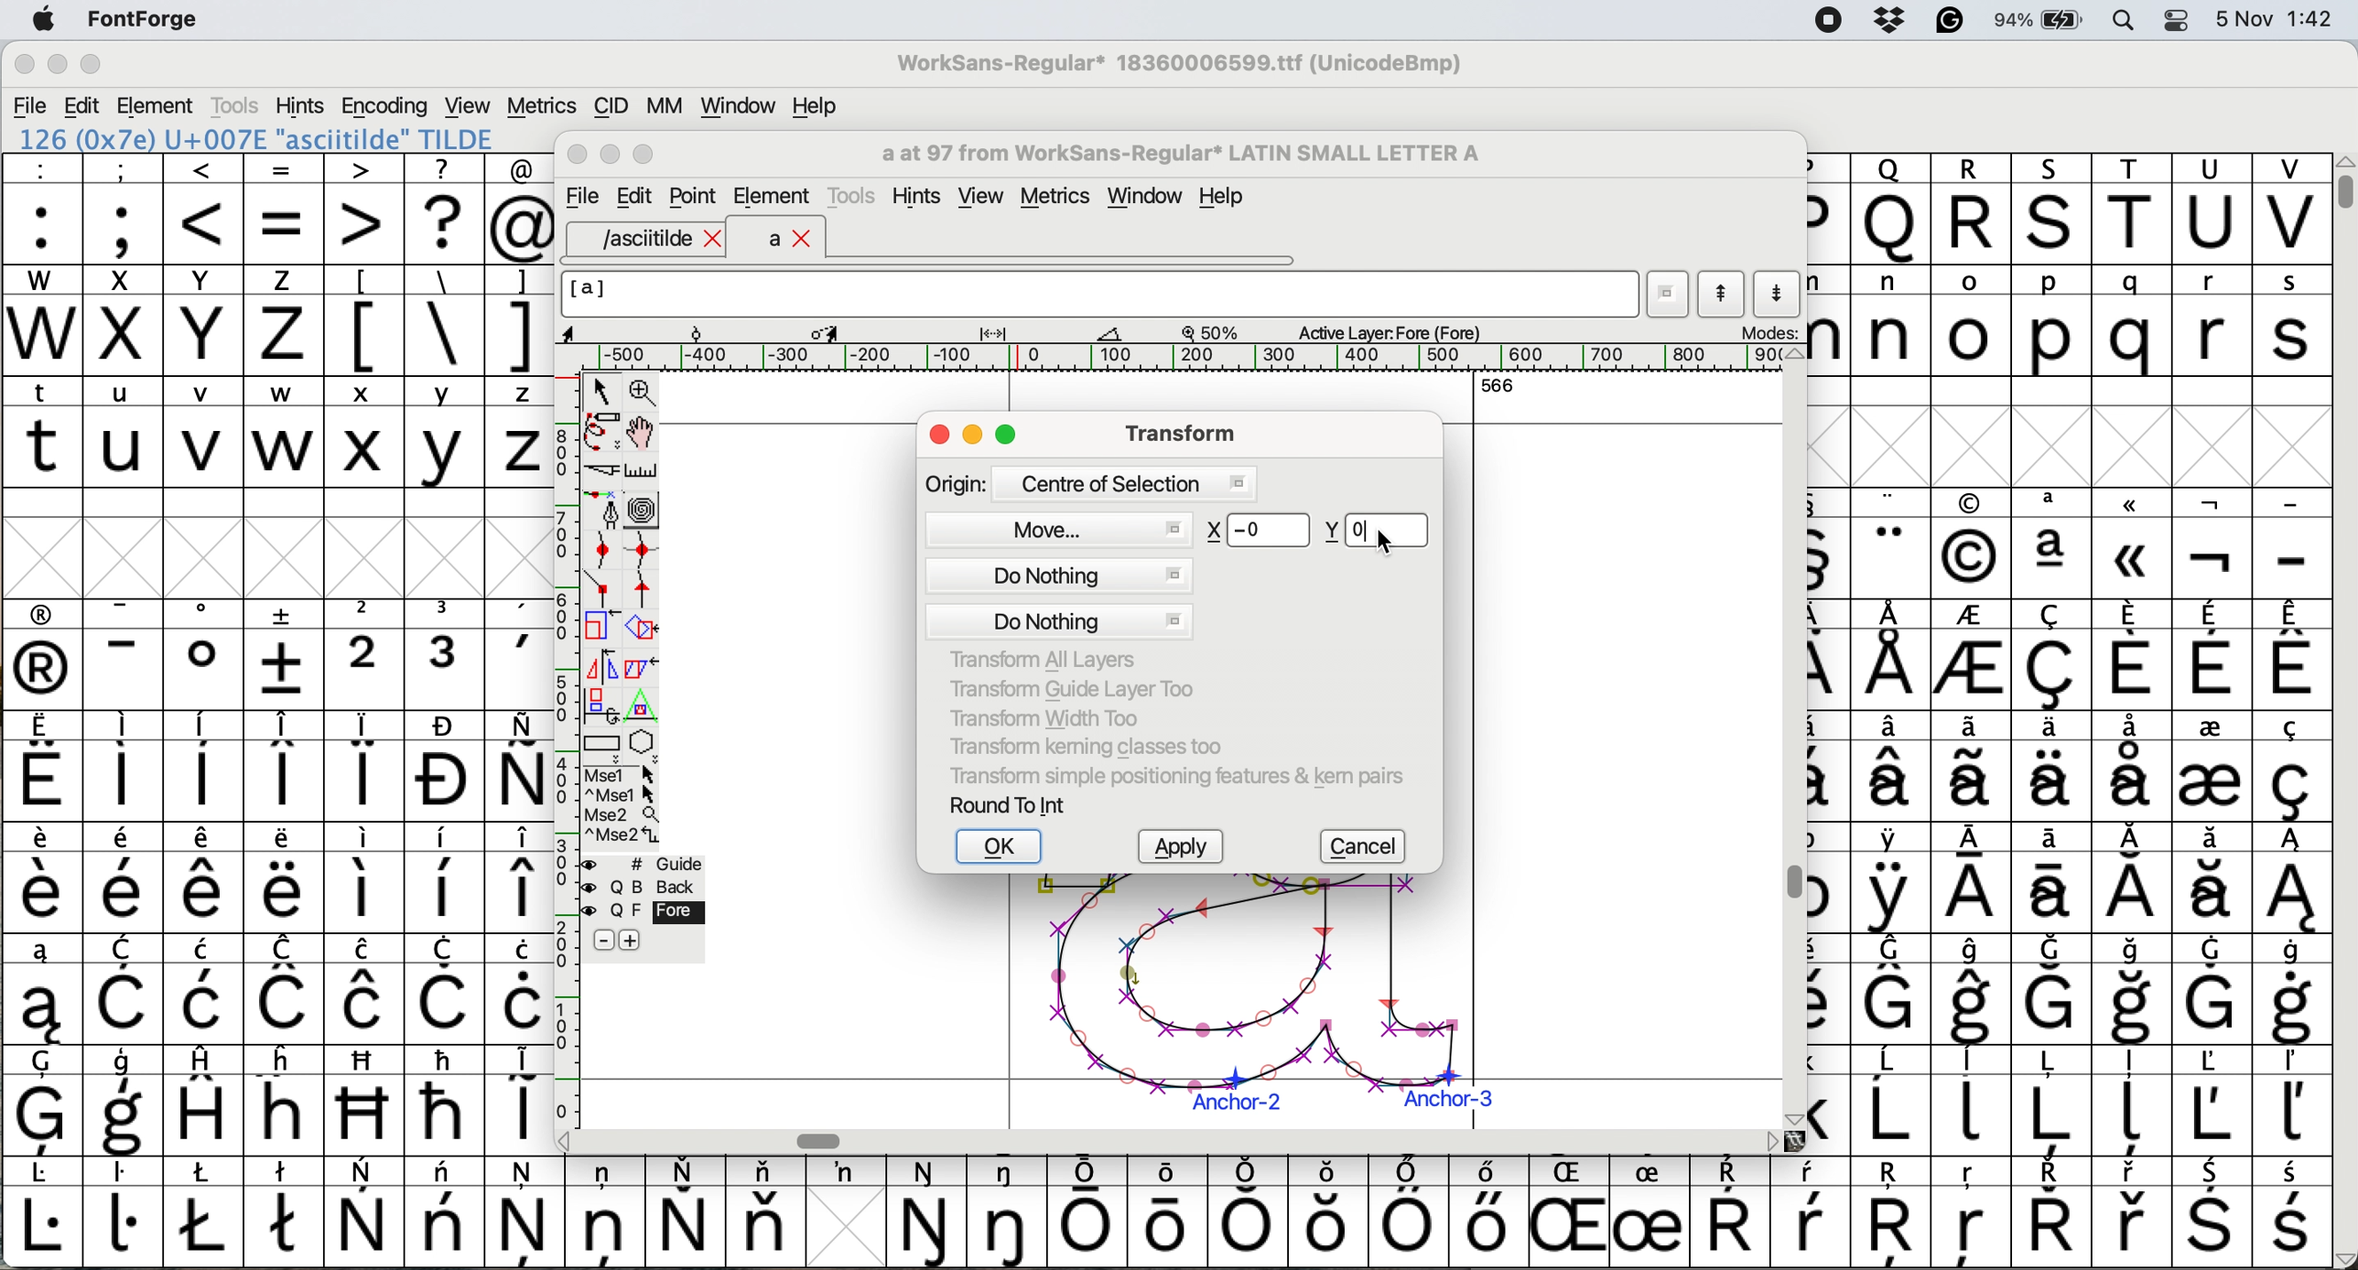 This screenshot has width=2358, height=1270. I want to click on close, so click(24, 67).